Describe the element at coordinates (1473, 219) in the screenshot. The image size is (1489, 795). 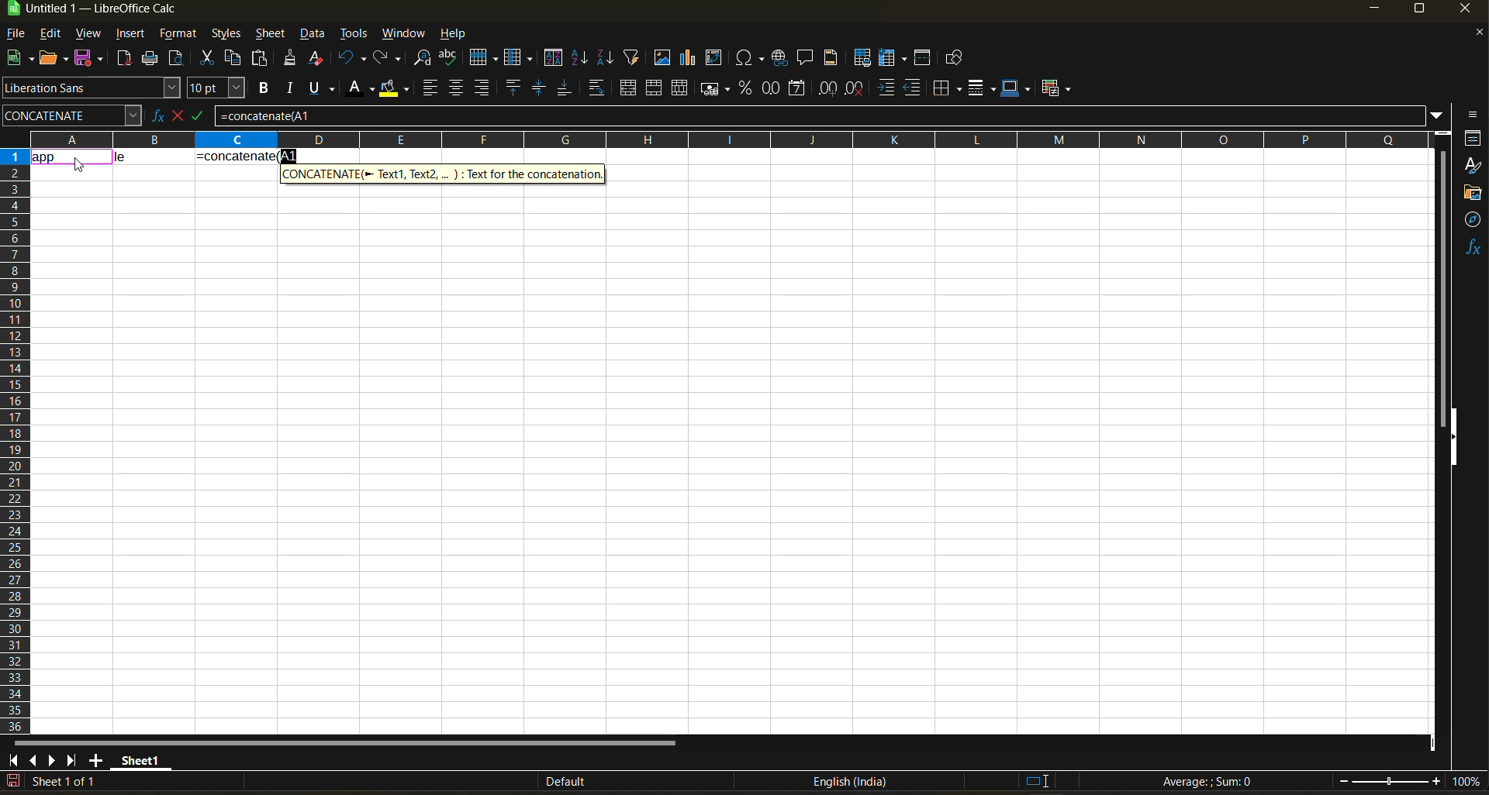
I see `navigator` at that location.